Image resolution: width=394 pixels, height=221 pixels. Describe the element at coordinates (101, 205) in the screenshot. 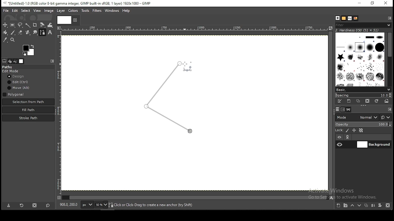

I see `zoom status` at that location.